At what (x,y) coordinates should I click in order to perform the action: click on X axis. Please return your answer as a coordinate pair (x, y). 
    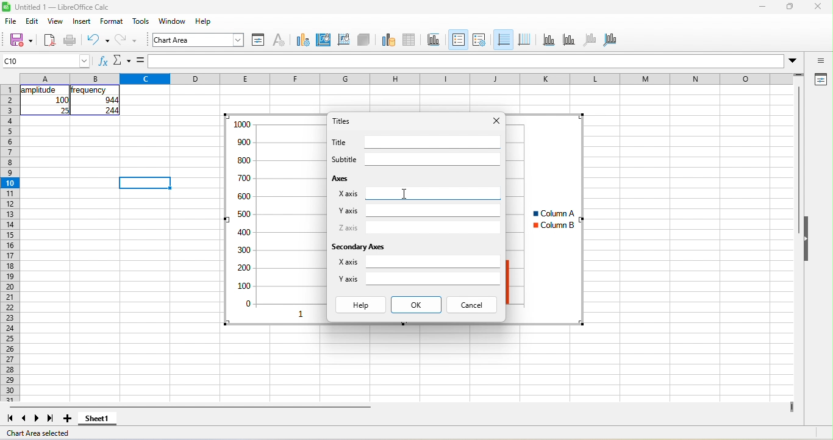
    Looking at the image, I should click on (348, 261).